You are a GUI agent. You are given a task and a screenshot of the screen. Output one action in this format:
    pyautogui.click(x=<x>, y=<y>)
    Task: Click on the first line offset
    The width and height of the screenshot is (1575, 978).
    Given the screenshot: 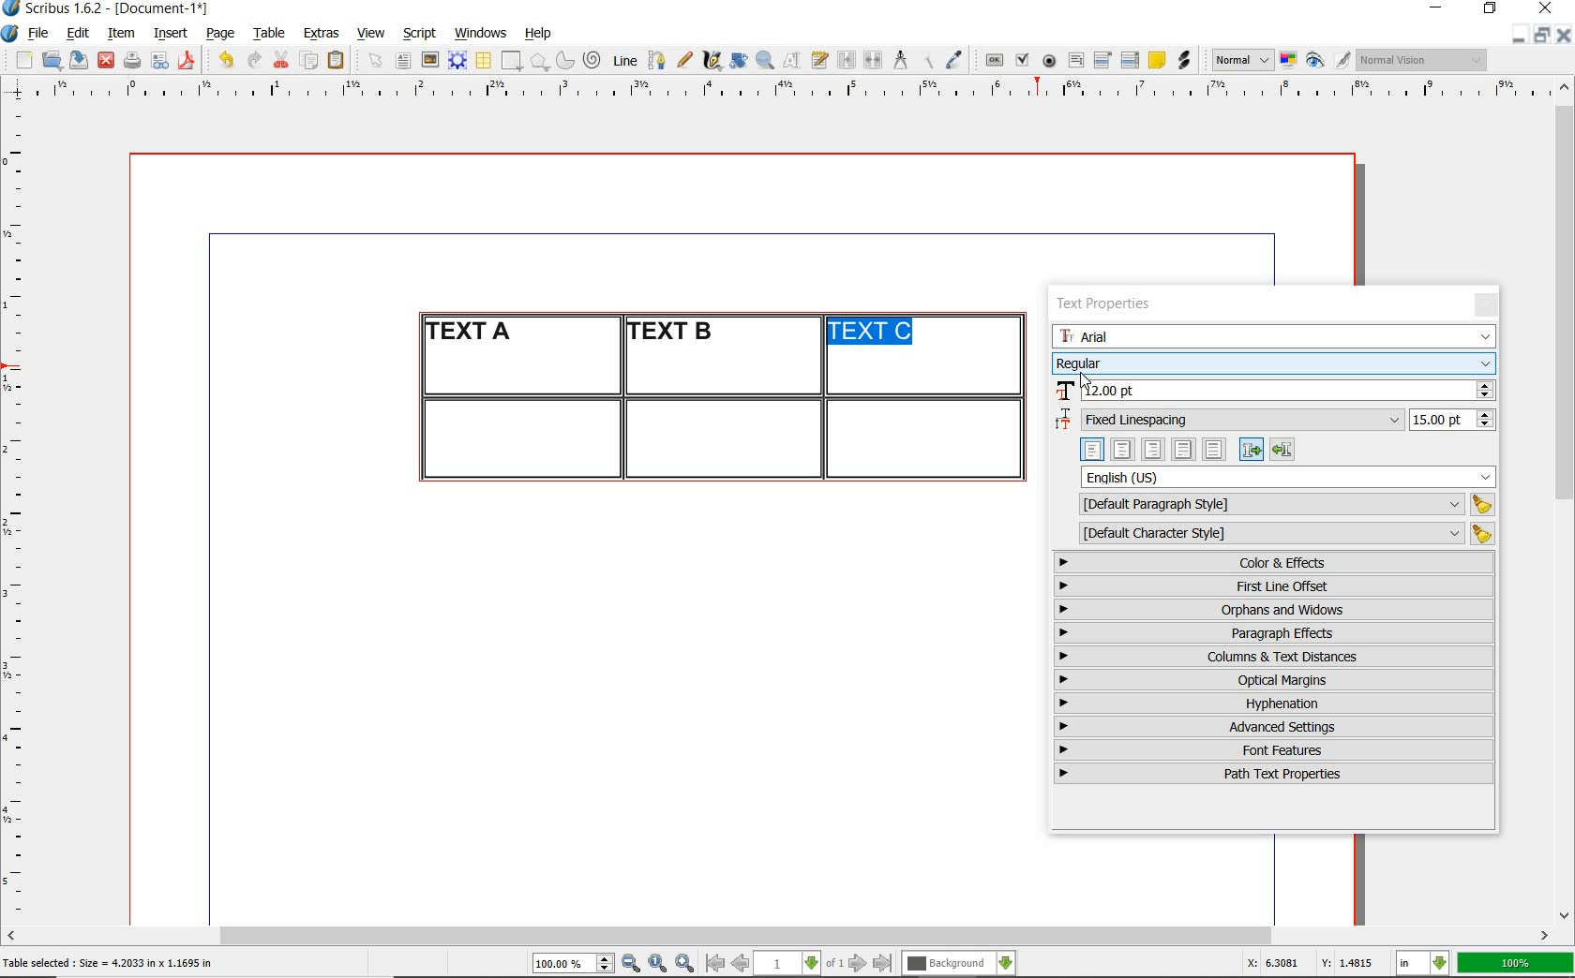 What is the action you would take?
    pyautogui.click(x=1275, y=586)
    